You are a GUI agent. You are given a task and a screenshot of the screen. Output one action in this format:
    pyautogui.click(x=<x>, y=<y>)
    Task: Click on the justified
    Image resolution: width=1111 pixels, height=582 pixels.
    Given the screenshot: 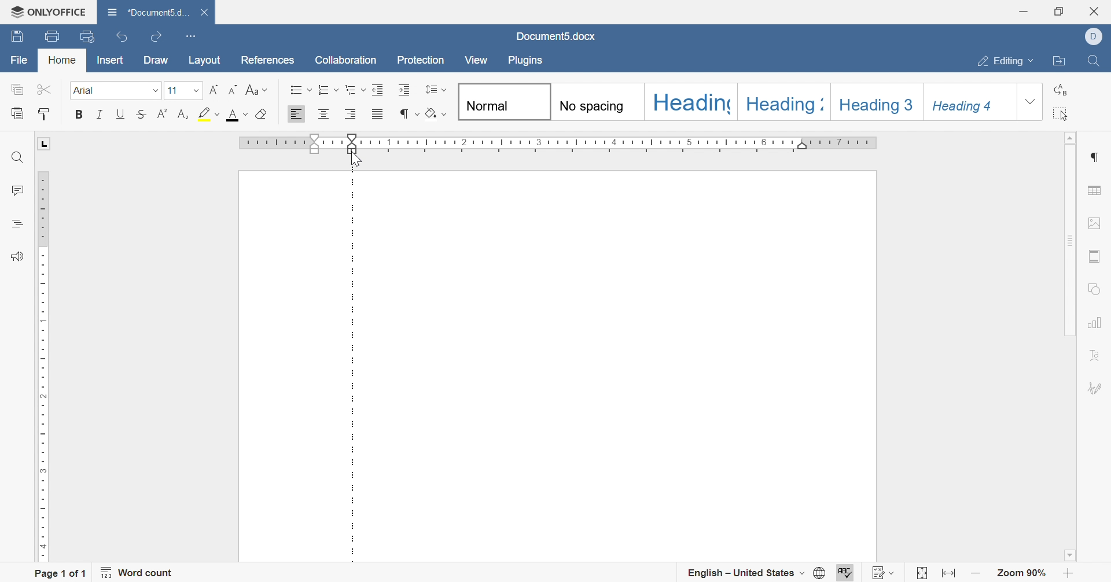 What is the action you would take?
    pyautogui.click(x=377, y=116)
    